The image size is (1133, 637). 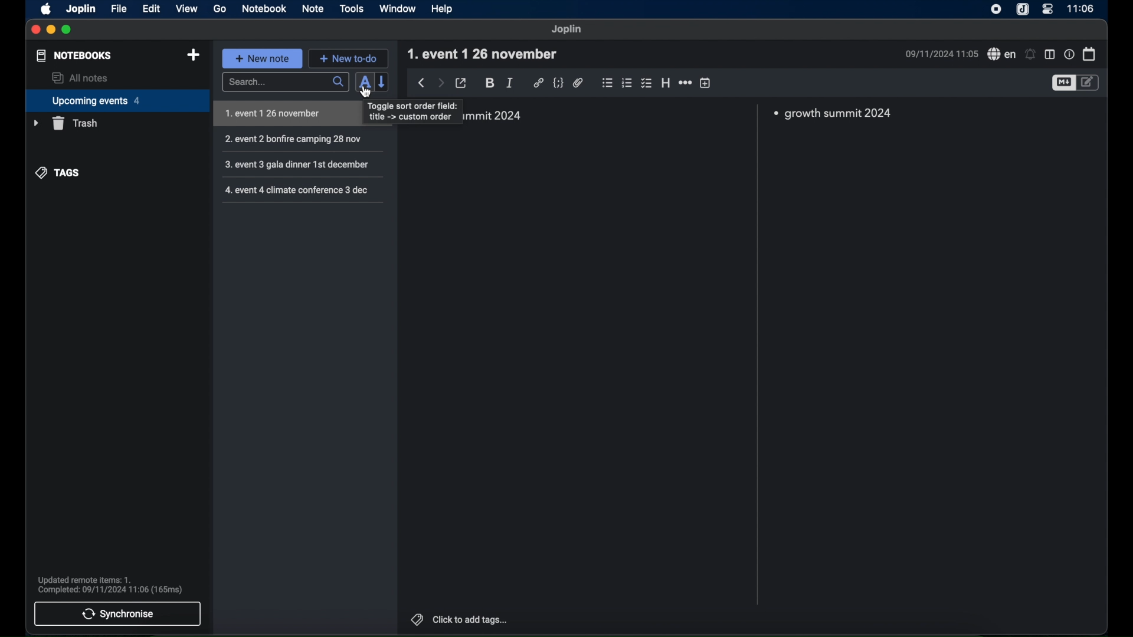 What do you see at coordinates (35, 29) in the screenshot?
I see `close` at bounding box center [35, 29].